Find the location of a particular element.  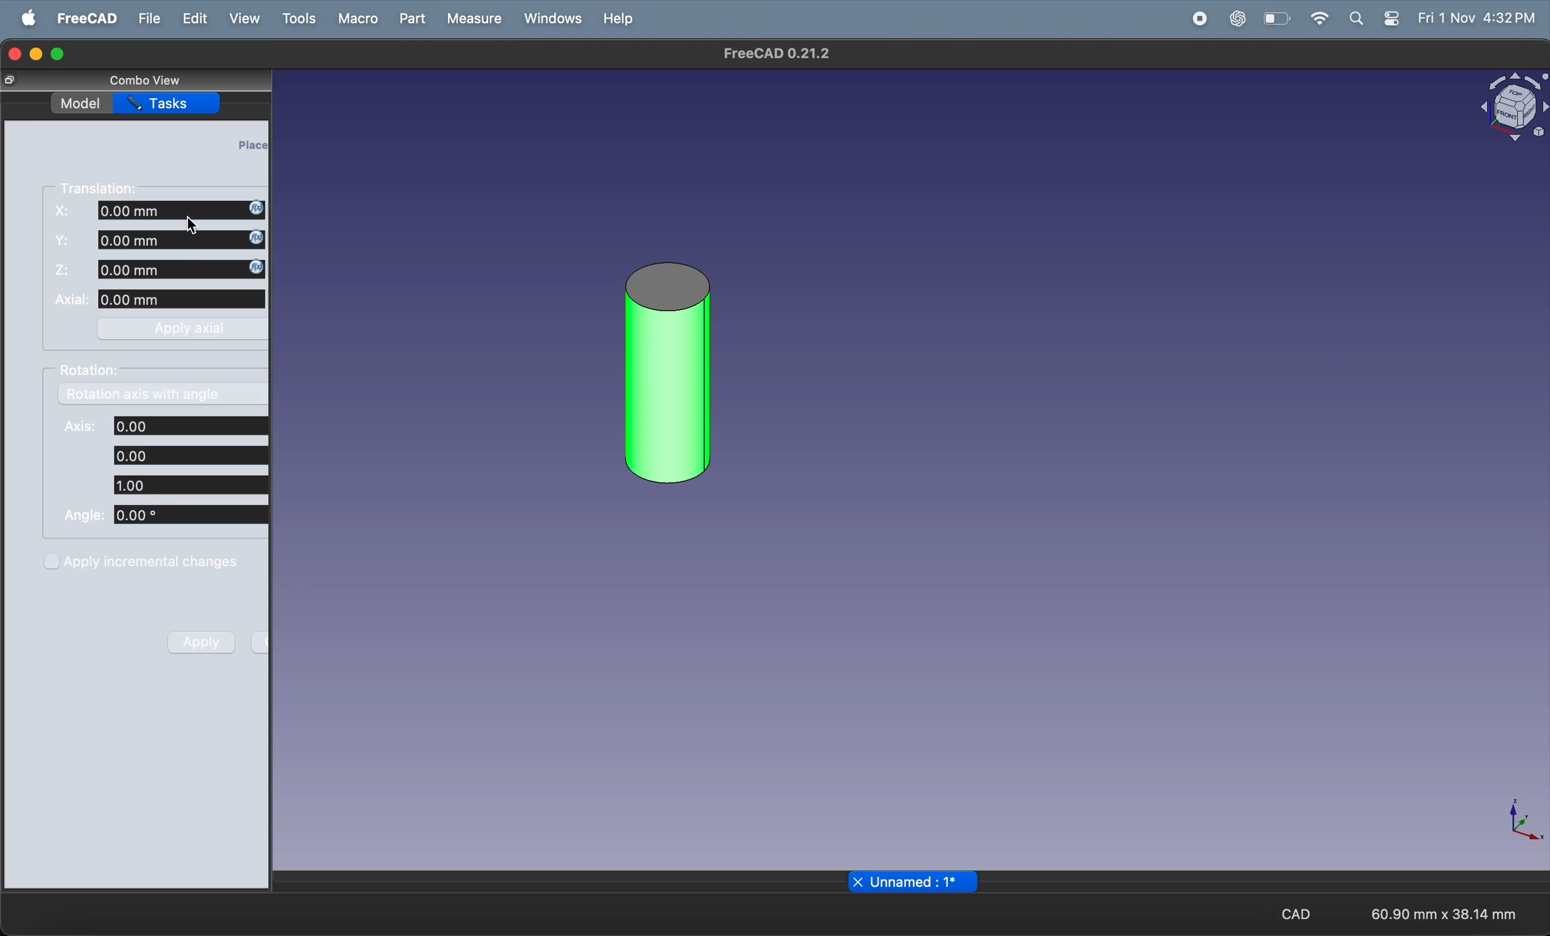

Z: is located at coordinates (64, 269).